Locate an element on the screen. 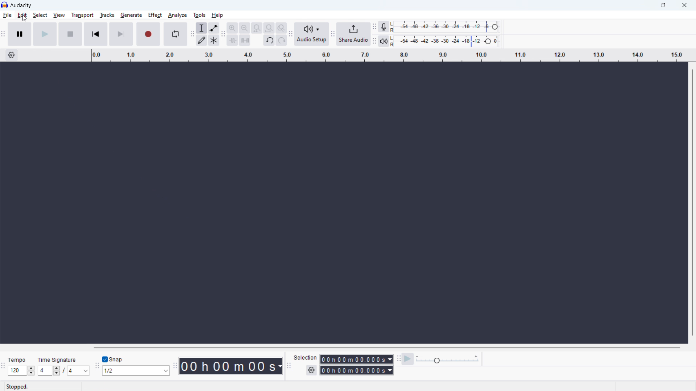  horizontal scrollbar is located at coordinates (386, 348).